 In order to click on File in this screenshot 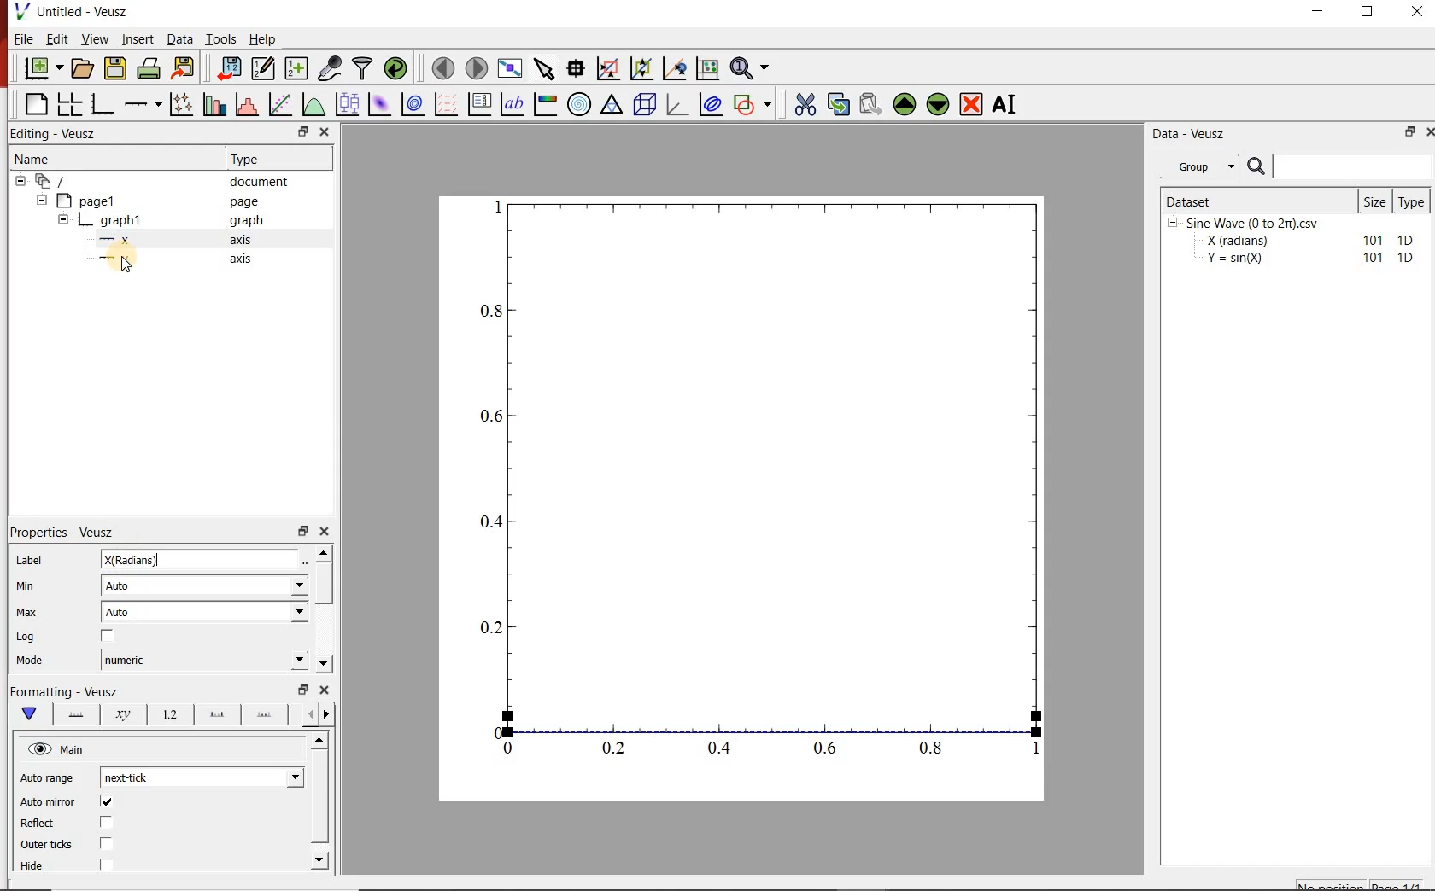, I will do `click(24, 38)`.